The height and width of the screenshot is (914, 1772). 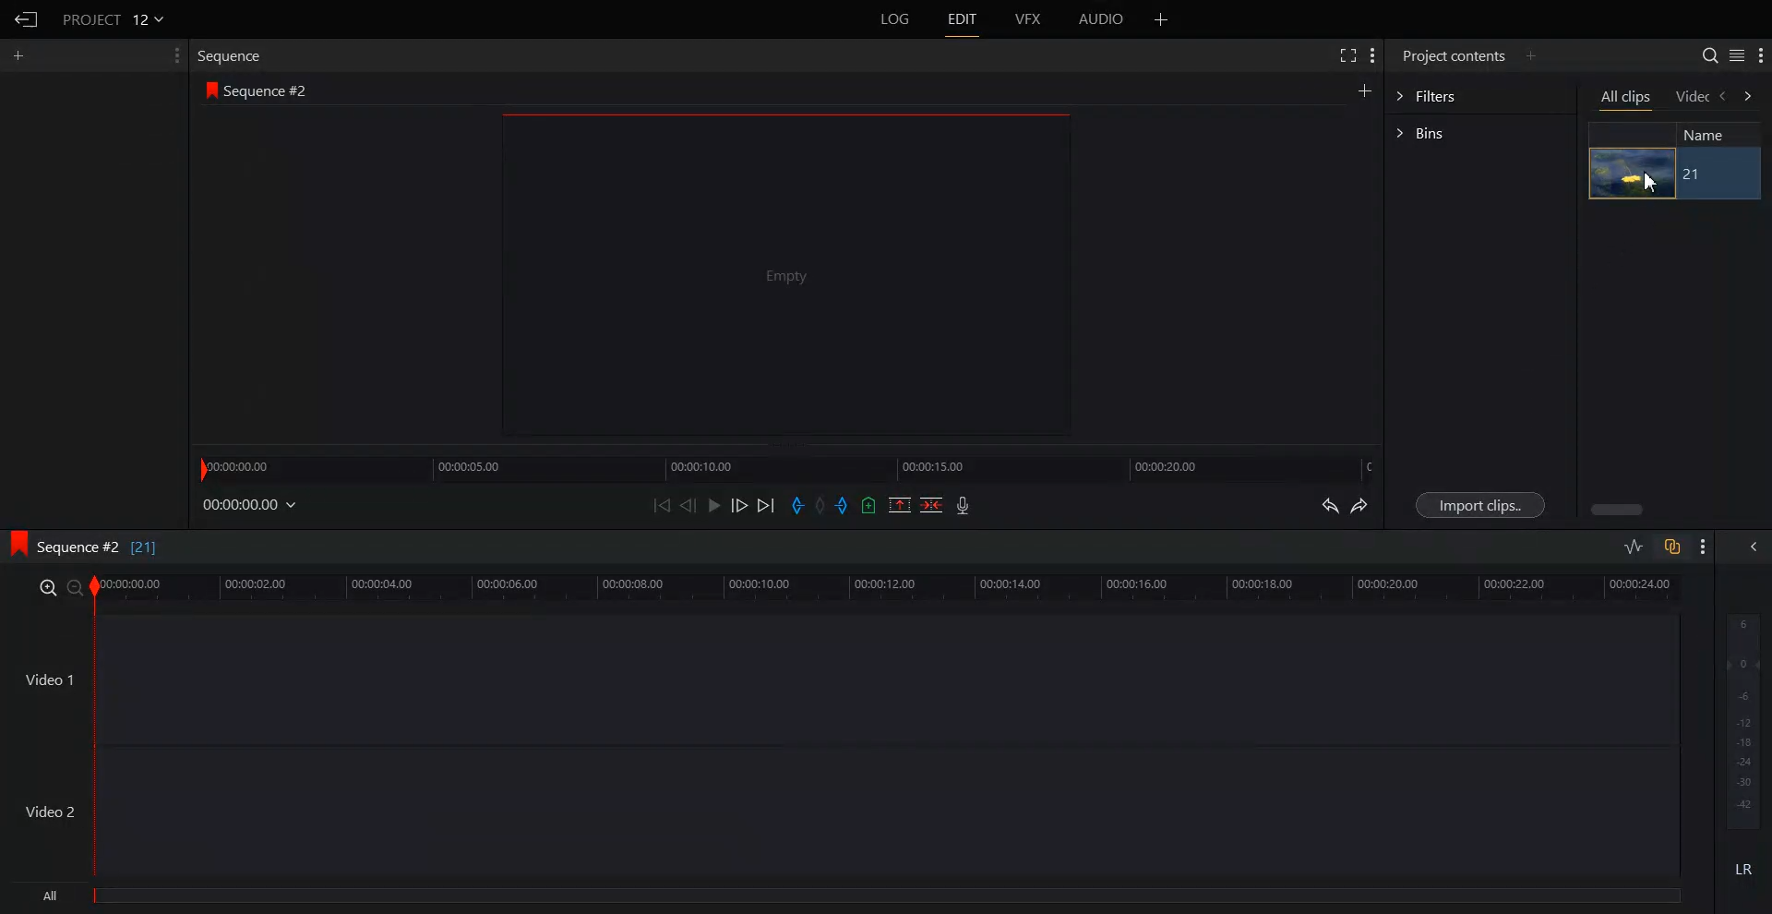 I want to click on Delete/Cut, so click(x=932, y=505).